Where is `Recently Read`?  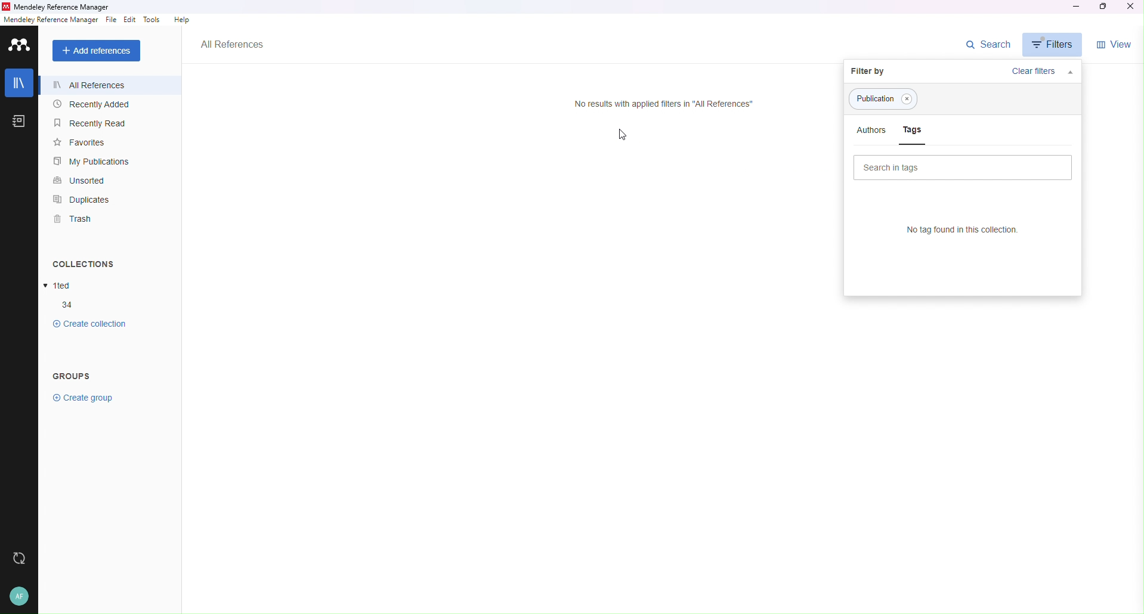 Recently Read is located at coordinates (93, 124).